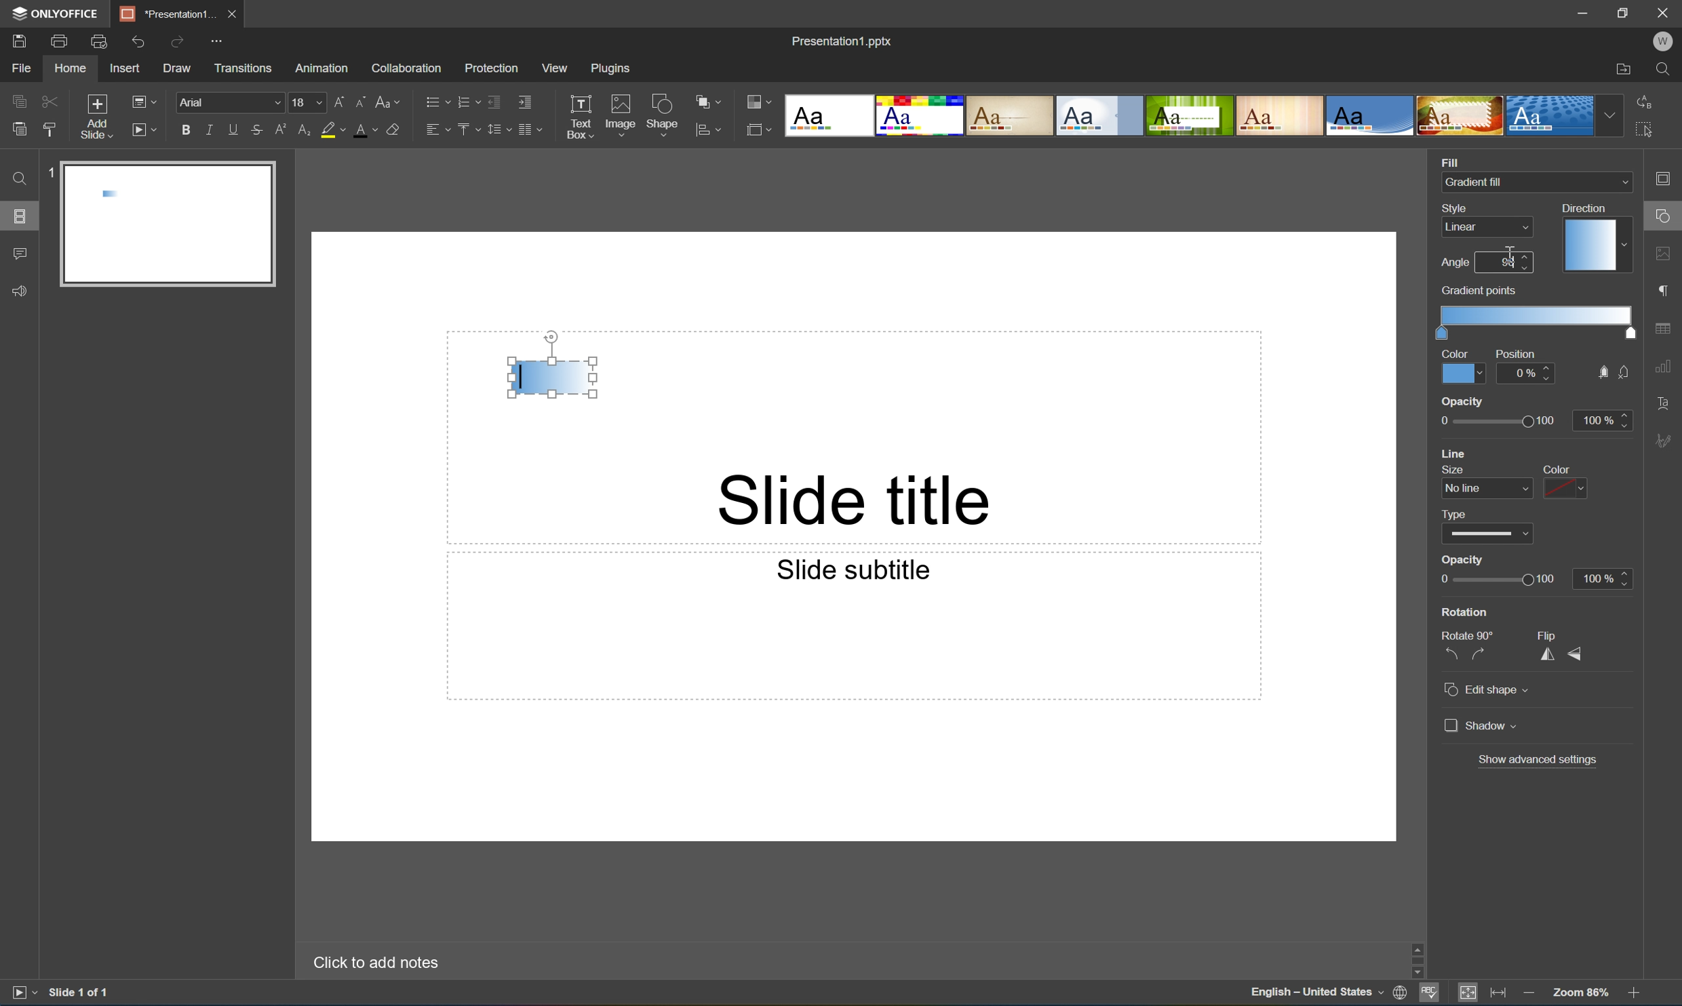 This screenshot has width=1682, height=1006. I want to click on Print file, so click(60, 41).